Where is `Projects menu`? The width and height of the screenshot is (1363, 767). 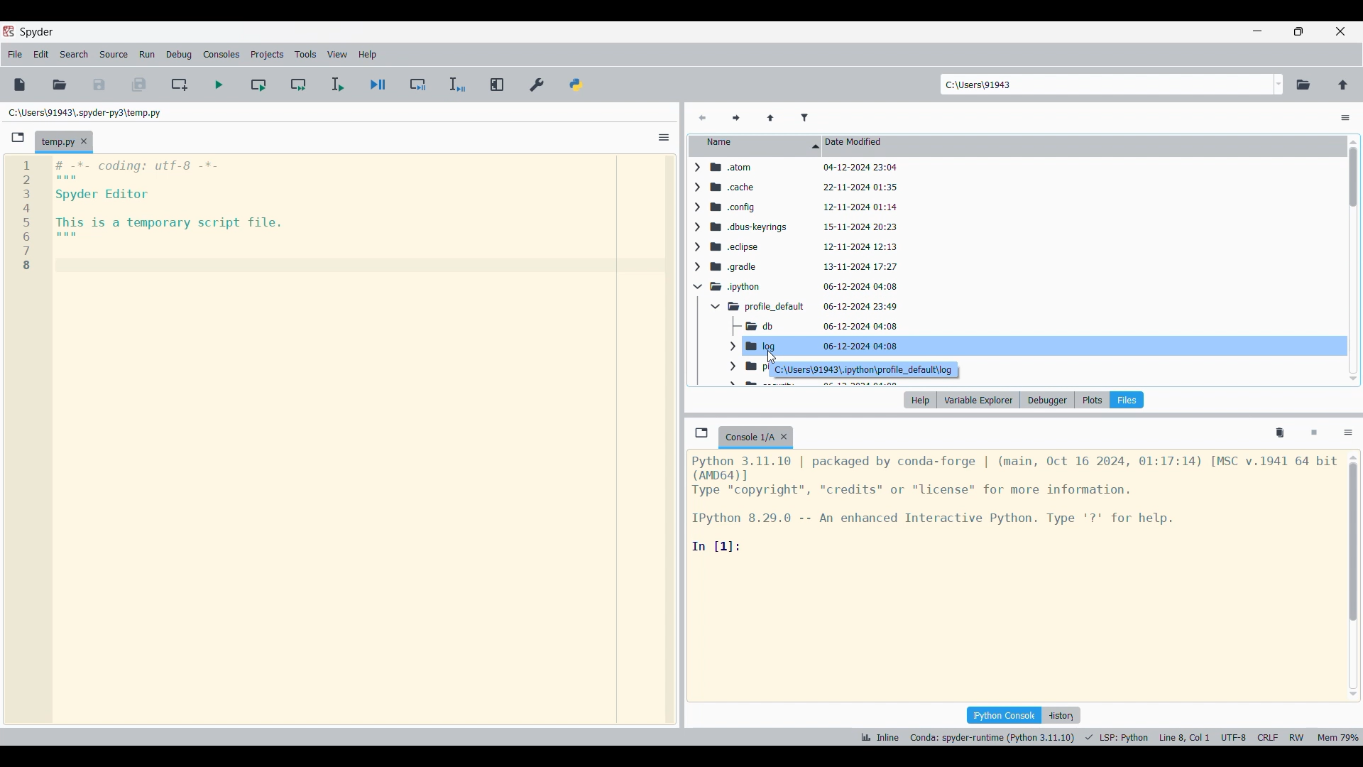
Projects menu is located at coordinates (267, 54).